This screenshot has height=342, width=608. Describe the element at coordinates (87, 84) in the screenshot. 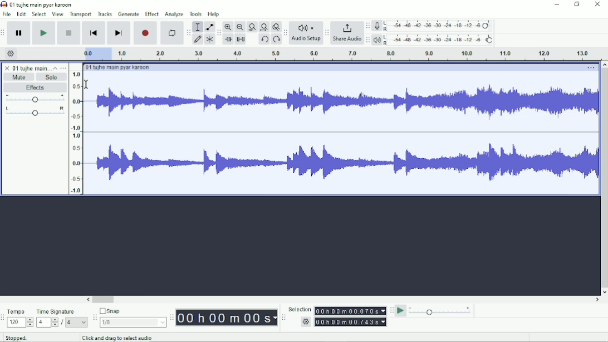

I see `Cursor` at that location.